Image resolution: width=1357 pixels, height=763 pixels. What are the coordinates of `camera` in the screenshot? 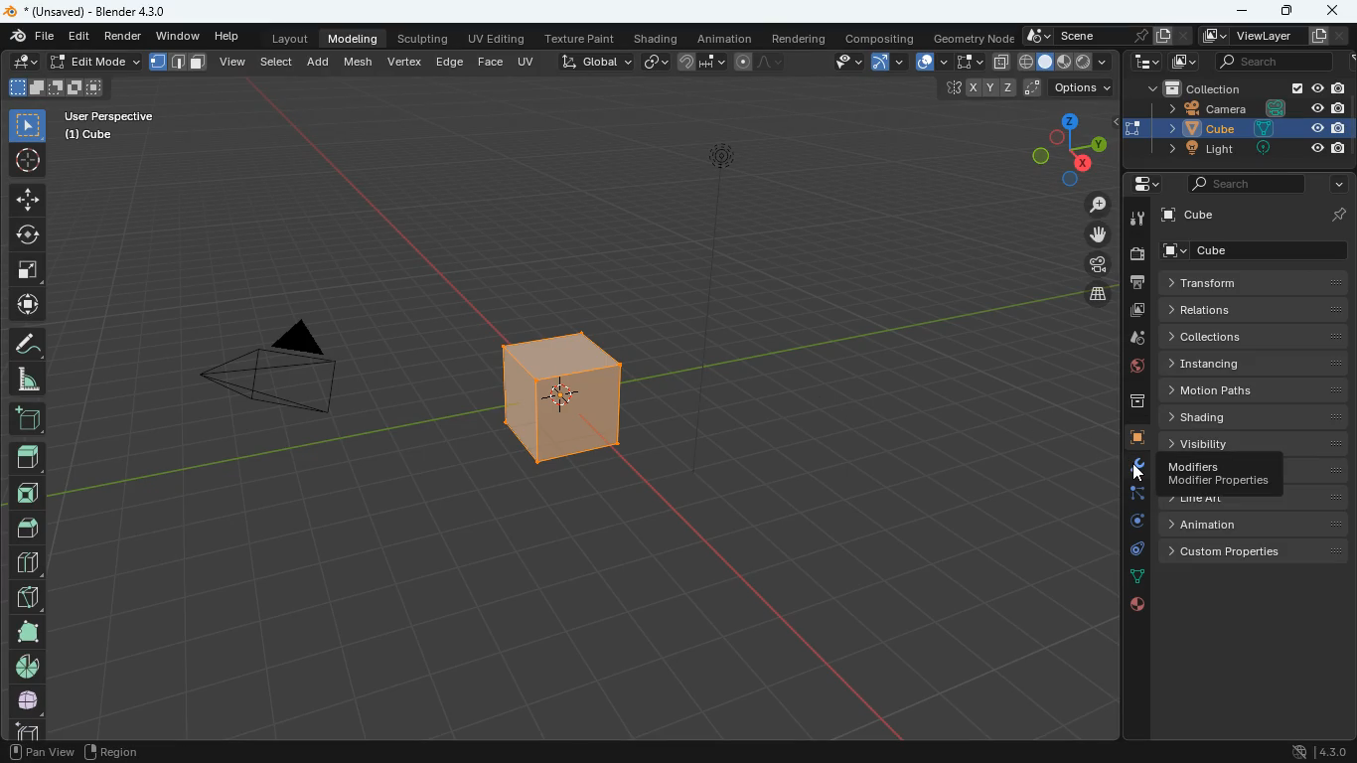 It's located at (1134, 253).